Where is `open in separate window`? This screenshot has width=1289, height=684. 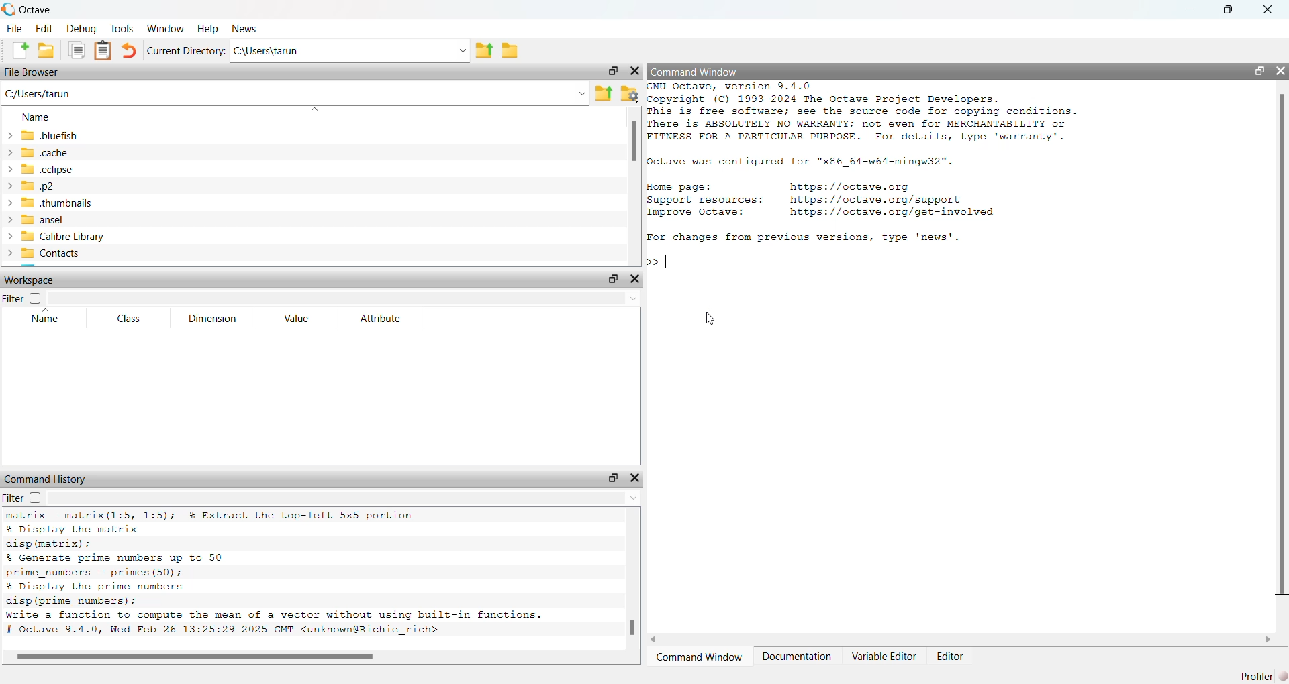 open in separate window is located at coordinates (614, 478).